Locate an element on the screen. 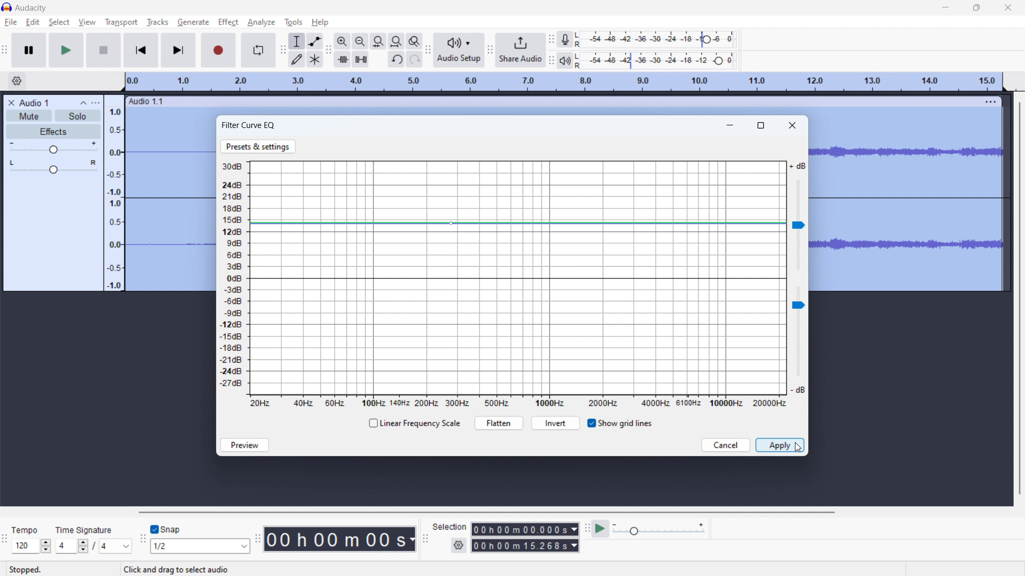 Image resolution: width=1025 pixels, height=576 pixels. transport is located at coordinates (122, 21).